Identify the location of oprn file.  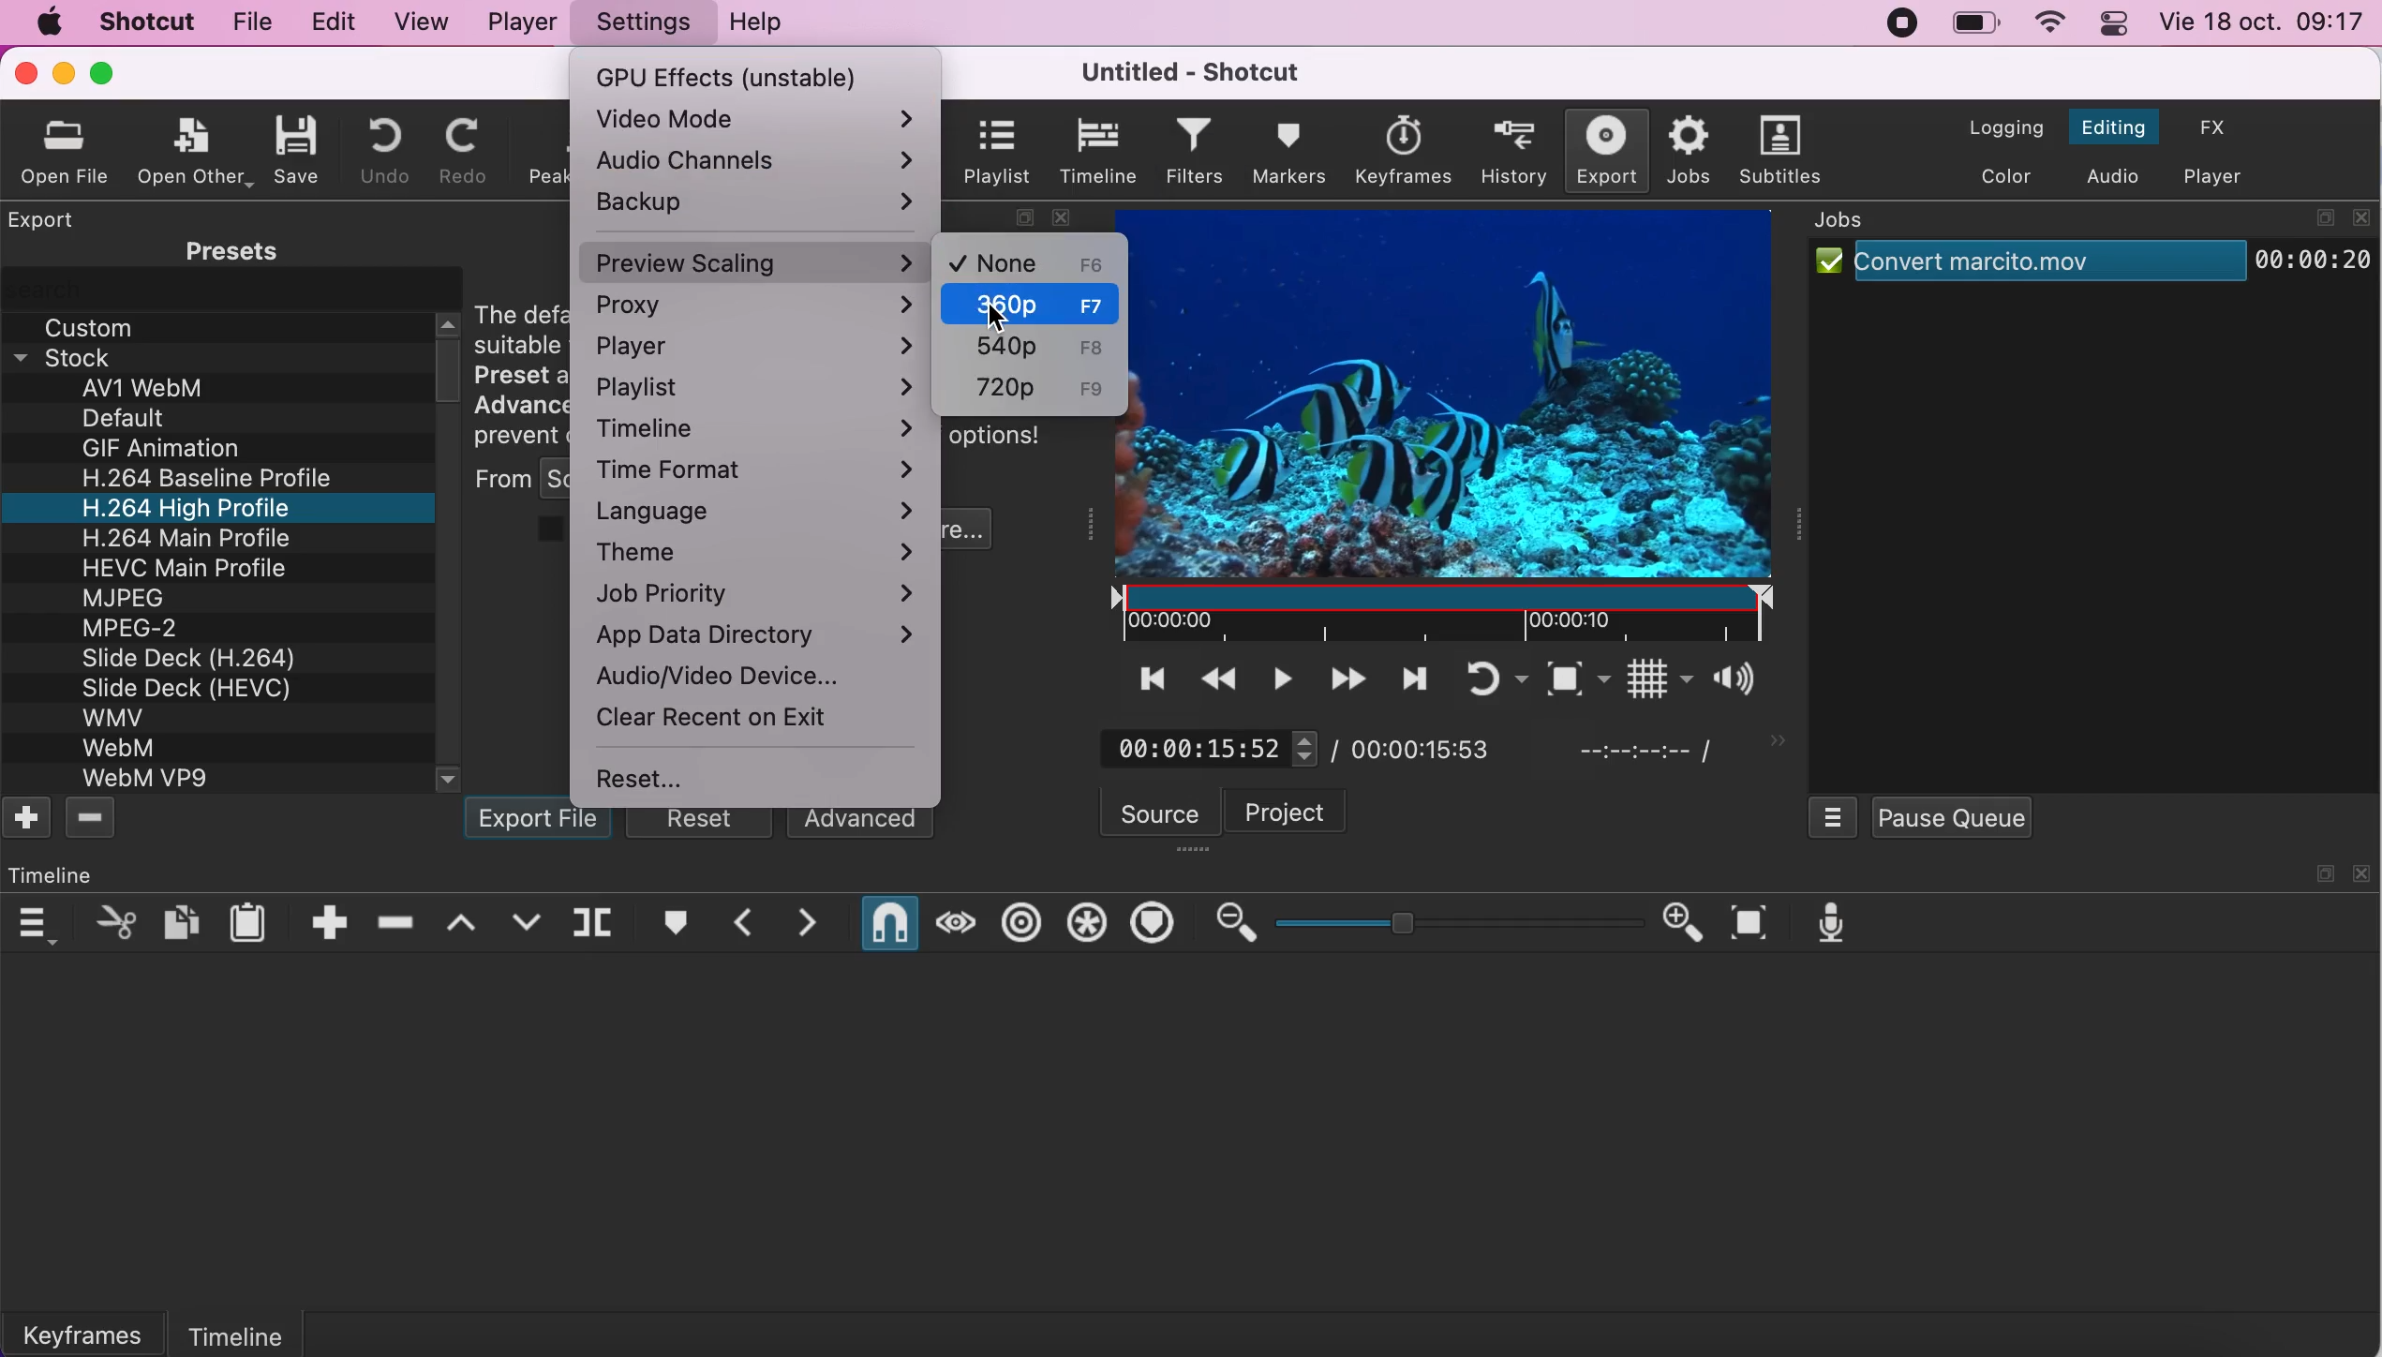
(73, 150).